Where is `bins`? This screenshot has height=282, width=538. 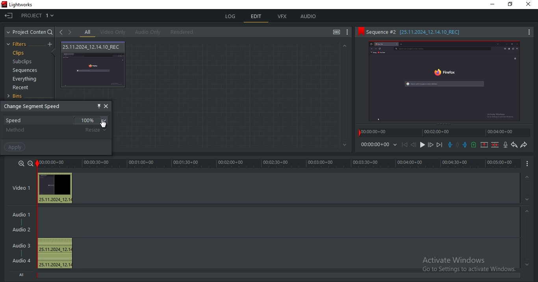
bins is located at coordinates (18, 96).